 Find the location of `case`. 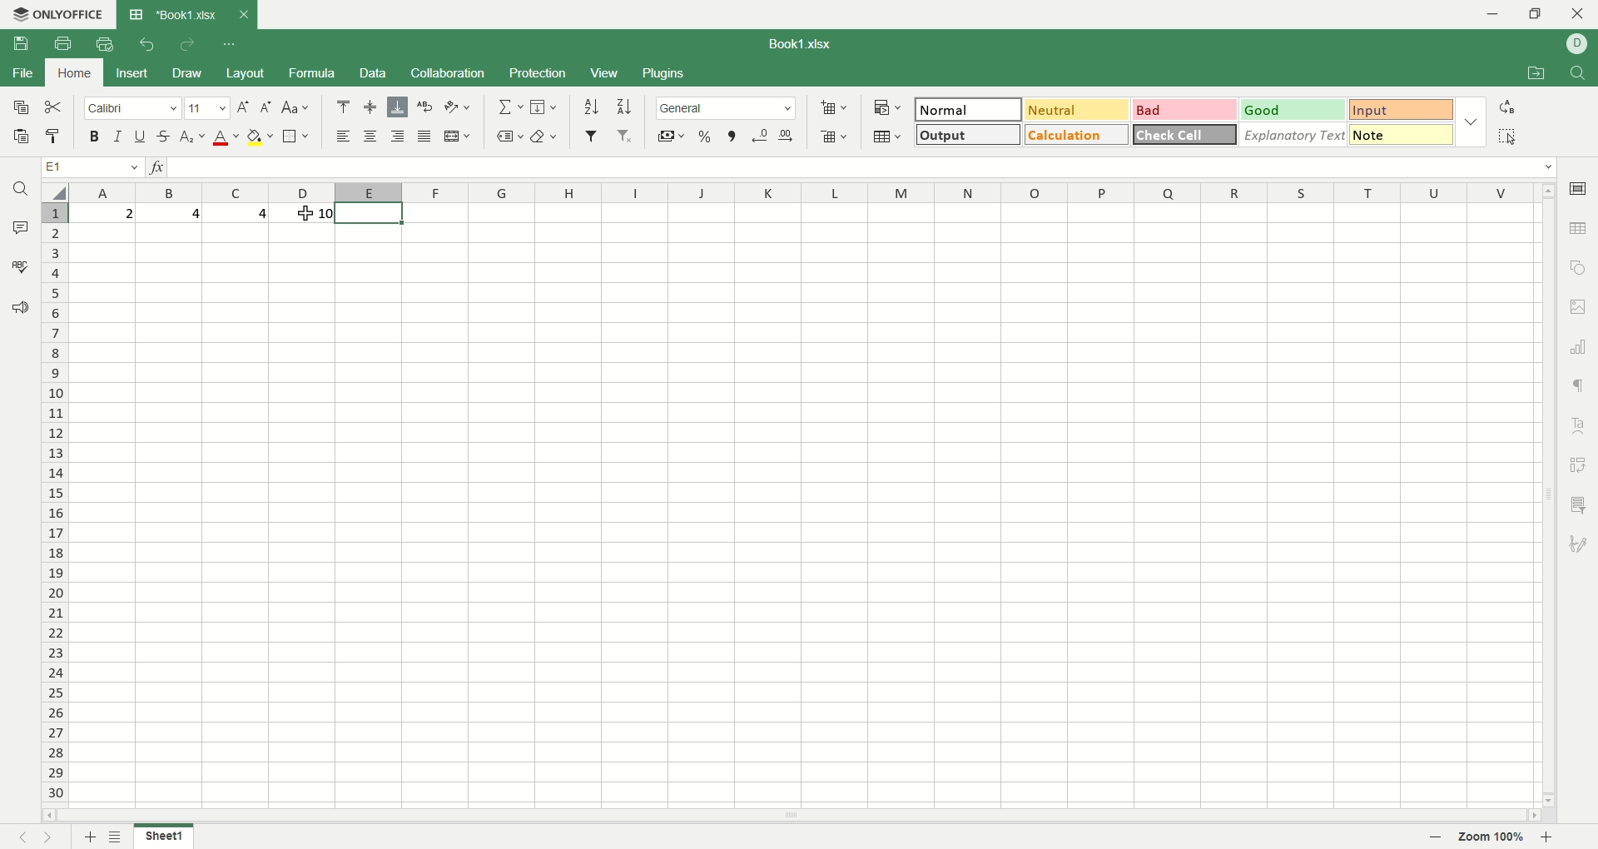

case is located at coordinates (296, 107).